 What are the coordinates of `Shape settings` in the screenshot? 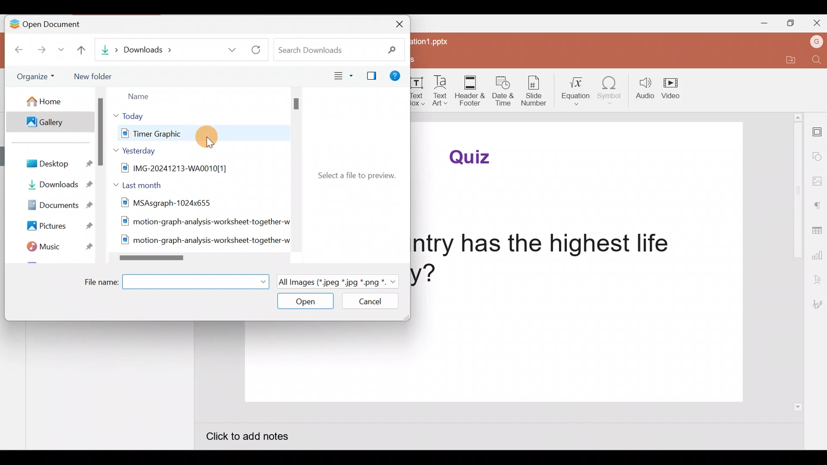 It's located at (818, 156).